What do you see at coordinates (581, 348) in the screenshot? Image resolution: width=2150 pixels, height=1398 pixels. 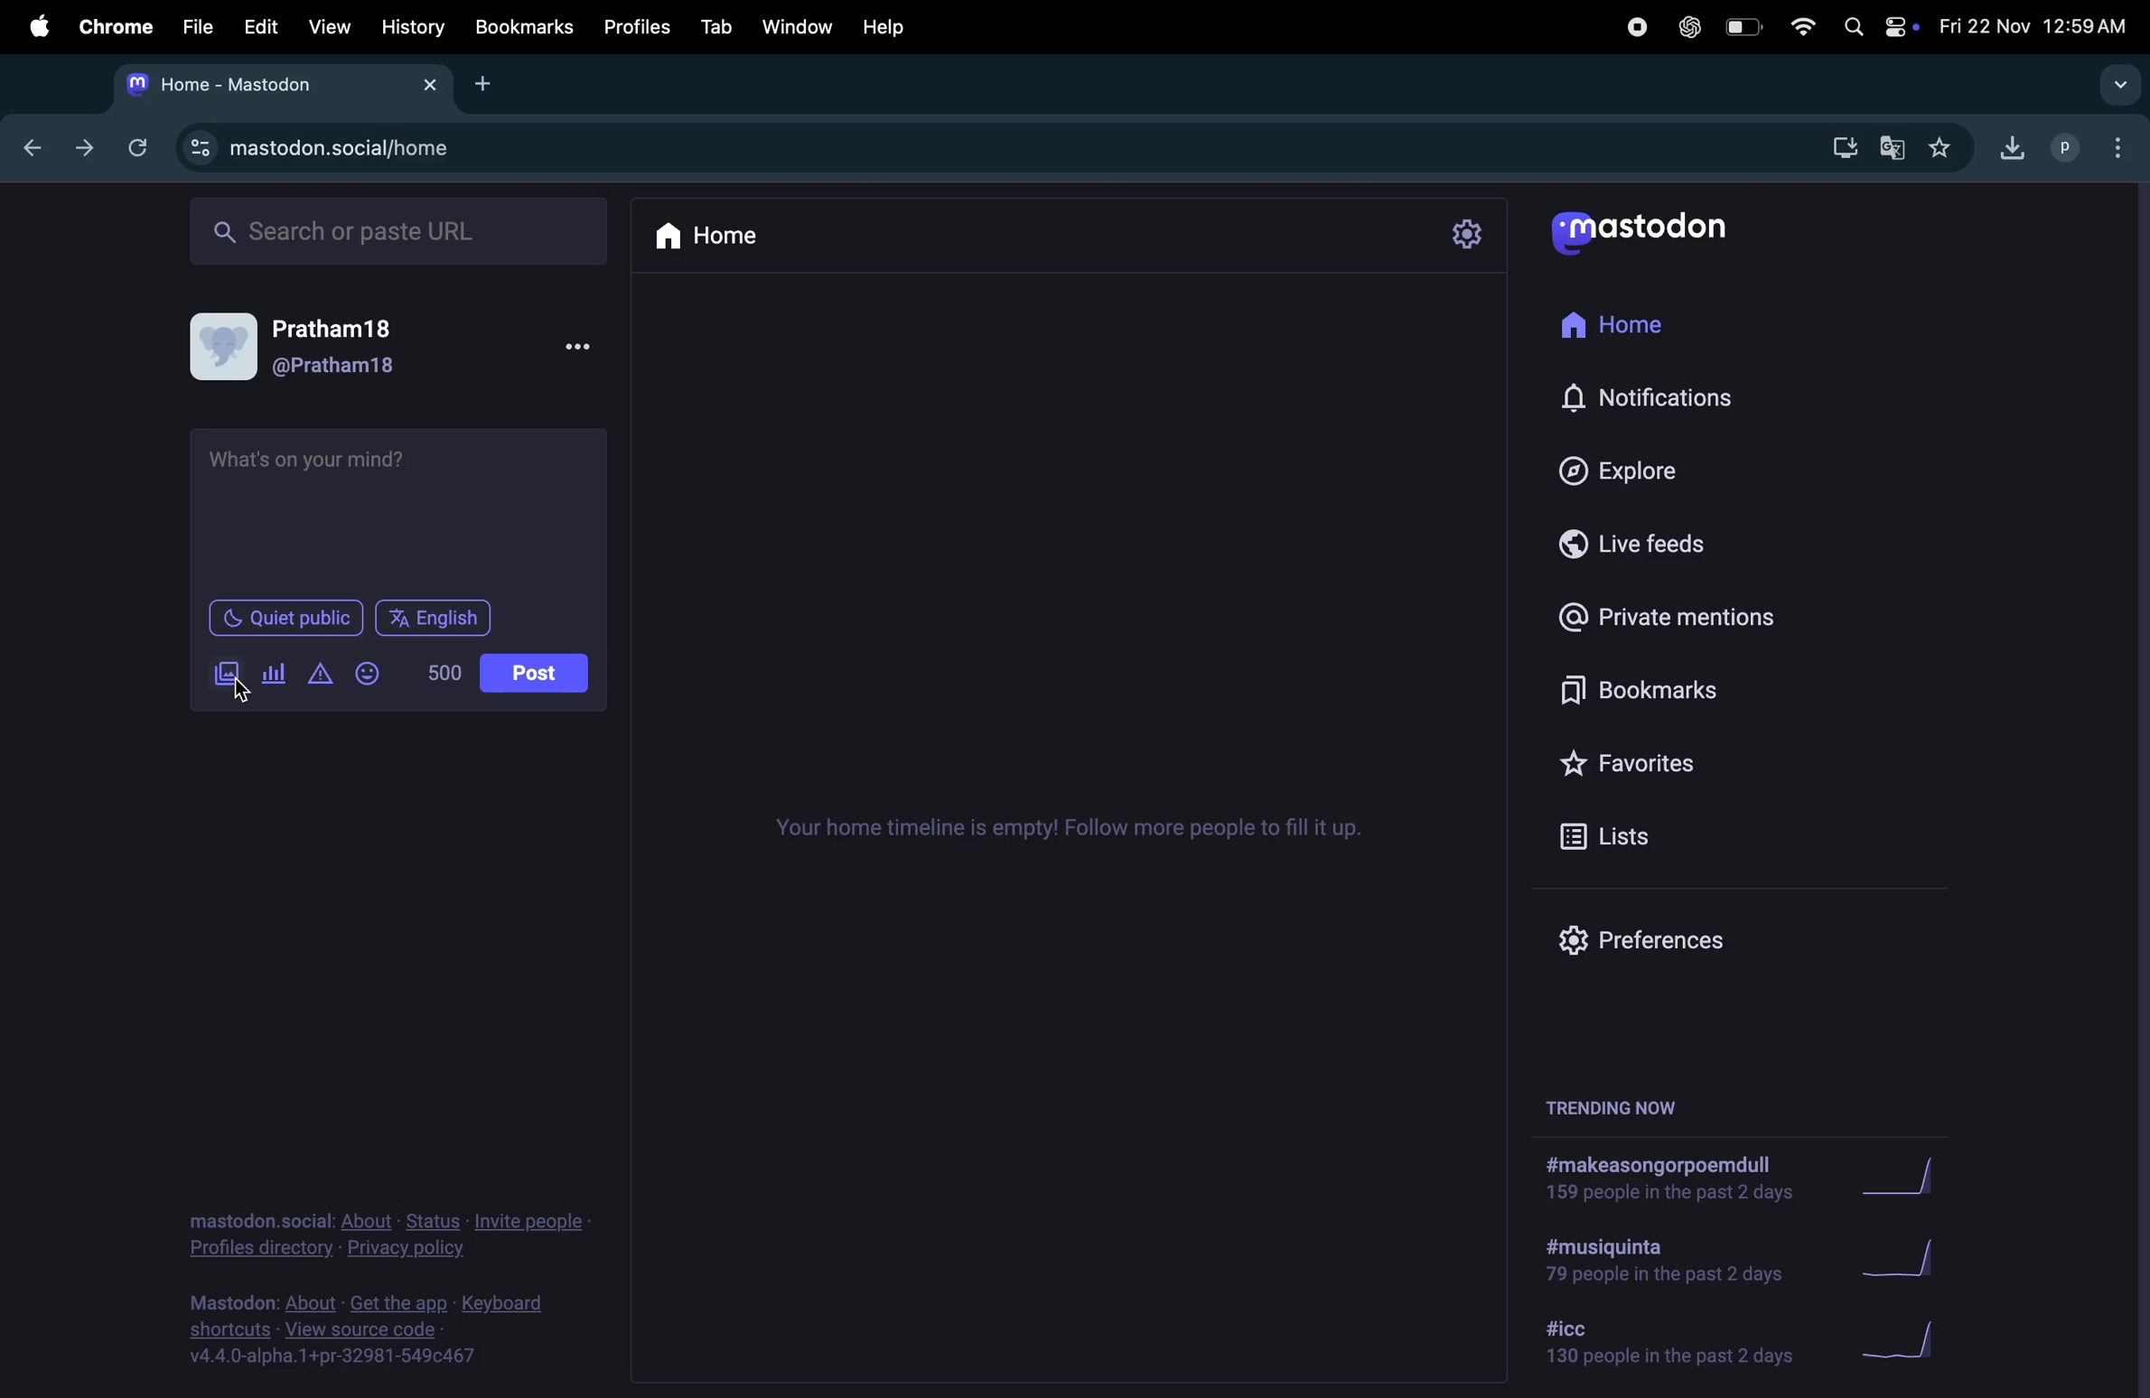 I see `More options` at bounding box center [581, 348].